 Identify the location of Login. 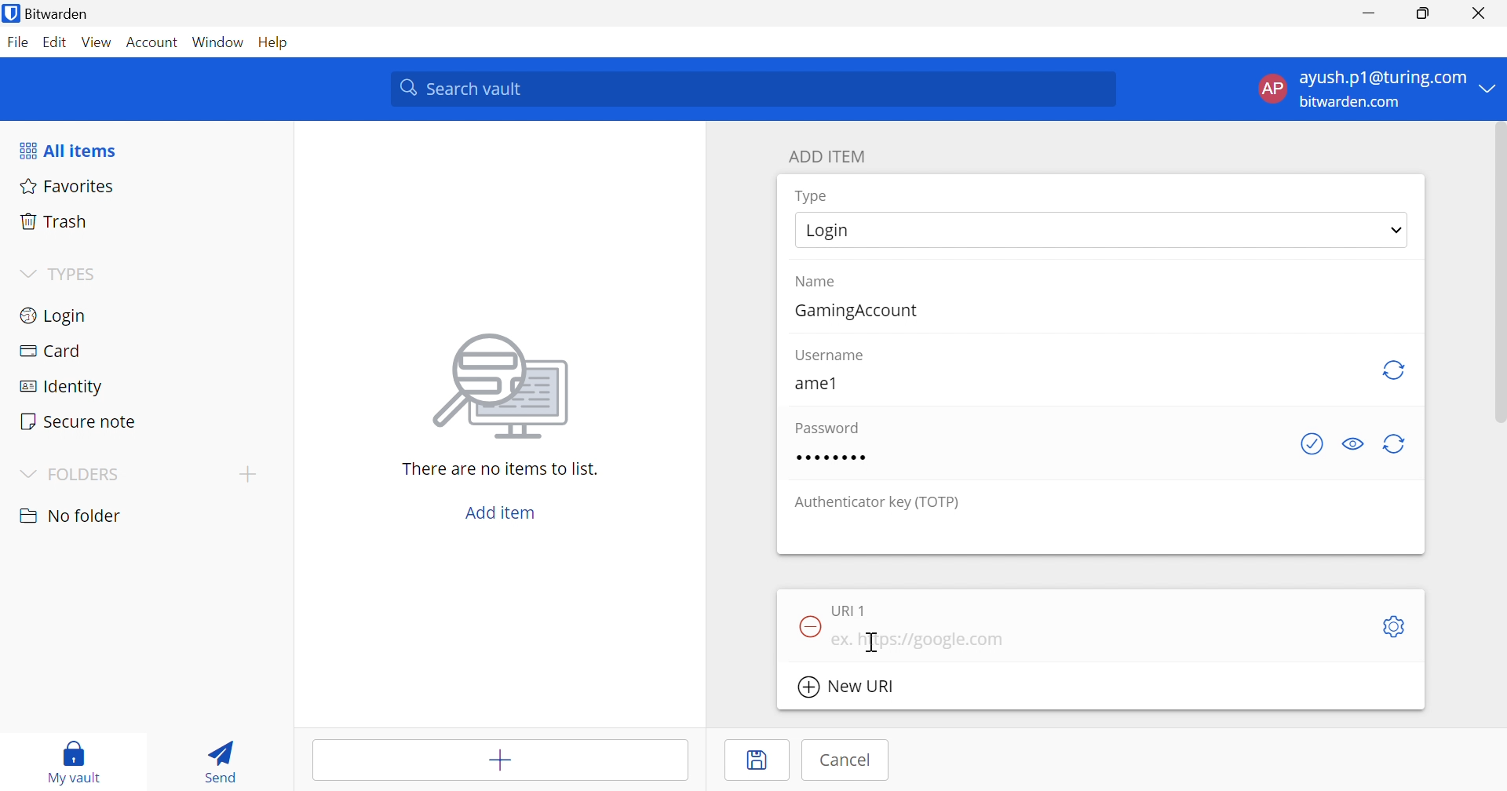
(831, 231).